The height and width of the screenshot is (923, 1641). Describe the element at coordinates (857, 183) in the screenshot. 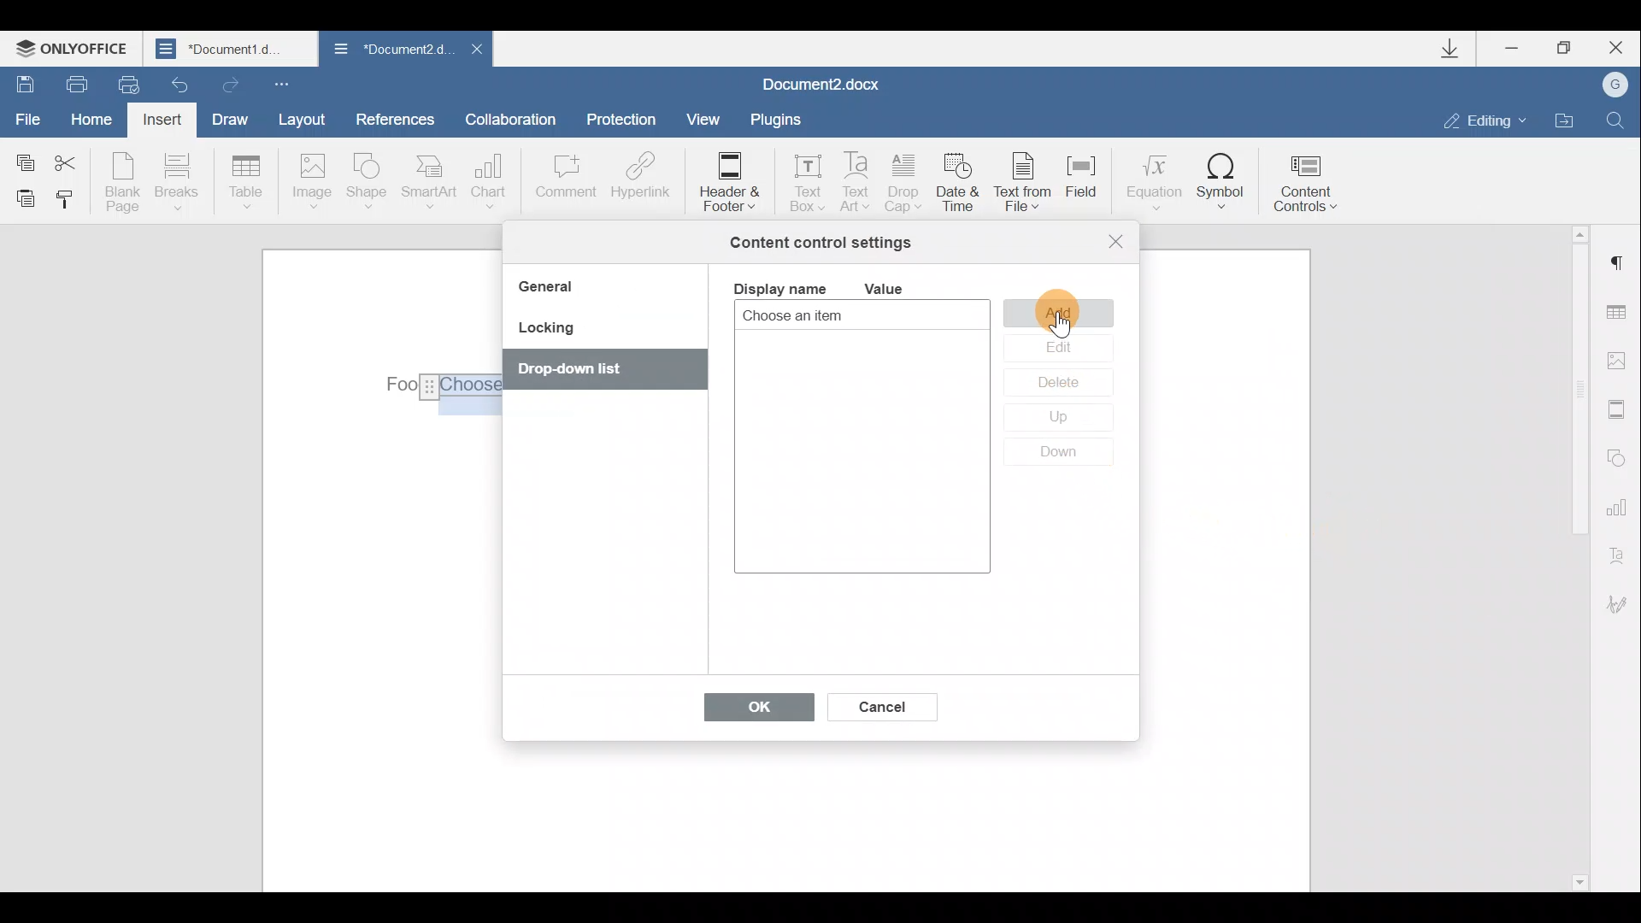

I see `Text Art` at that location.